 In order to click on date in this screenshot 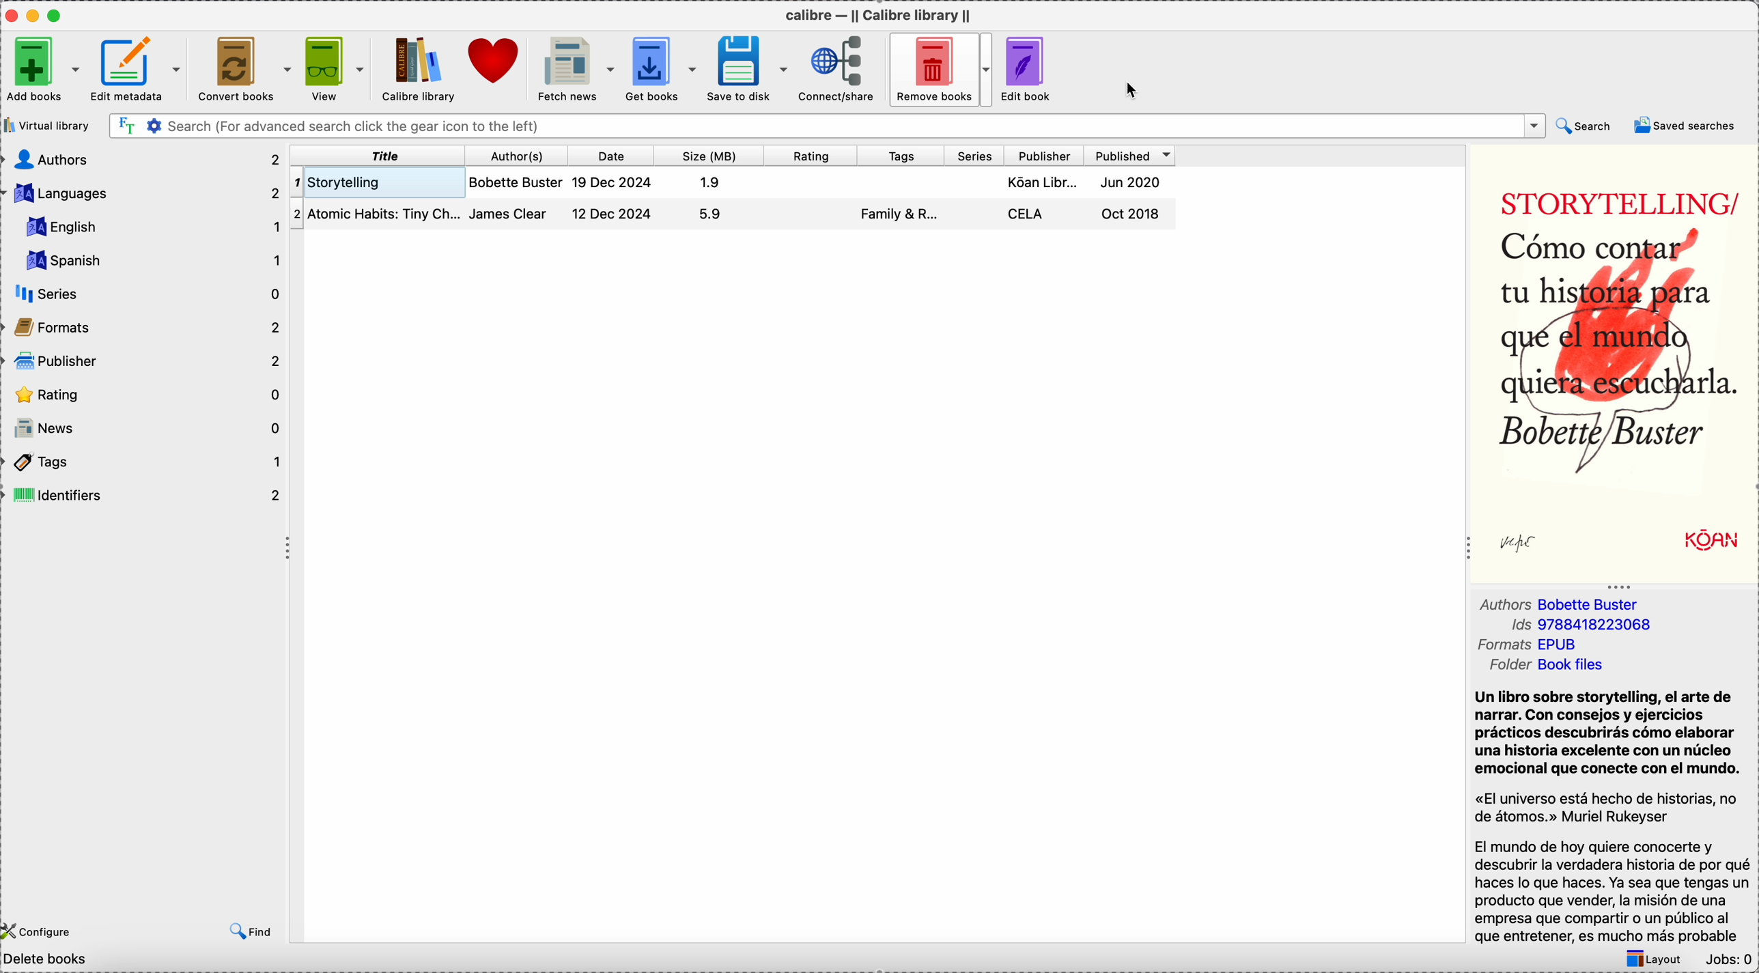, I will do `click(613, 156)`.